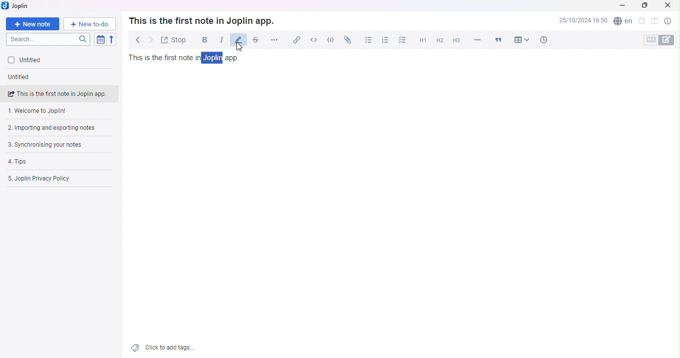  What do you see at coordinates (542, 39) in the screenshot?
I see `Insert time` at bounding box center [542, 39].